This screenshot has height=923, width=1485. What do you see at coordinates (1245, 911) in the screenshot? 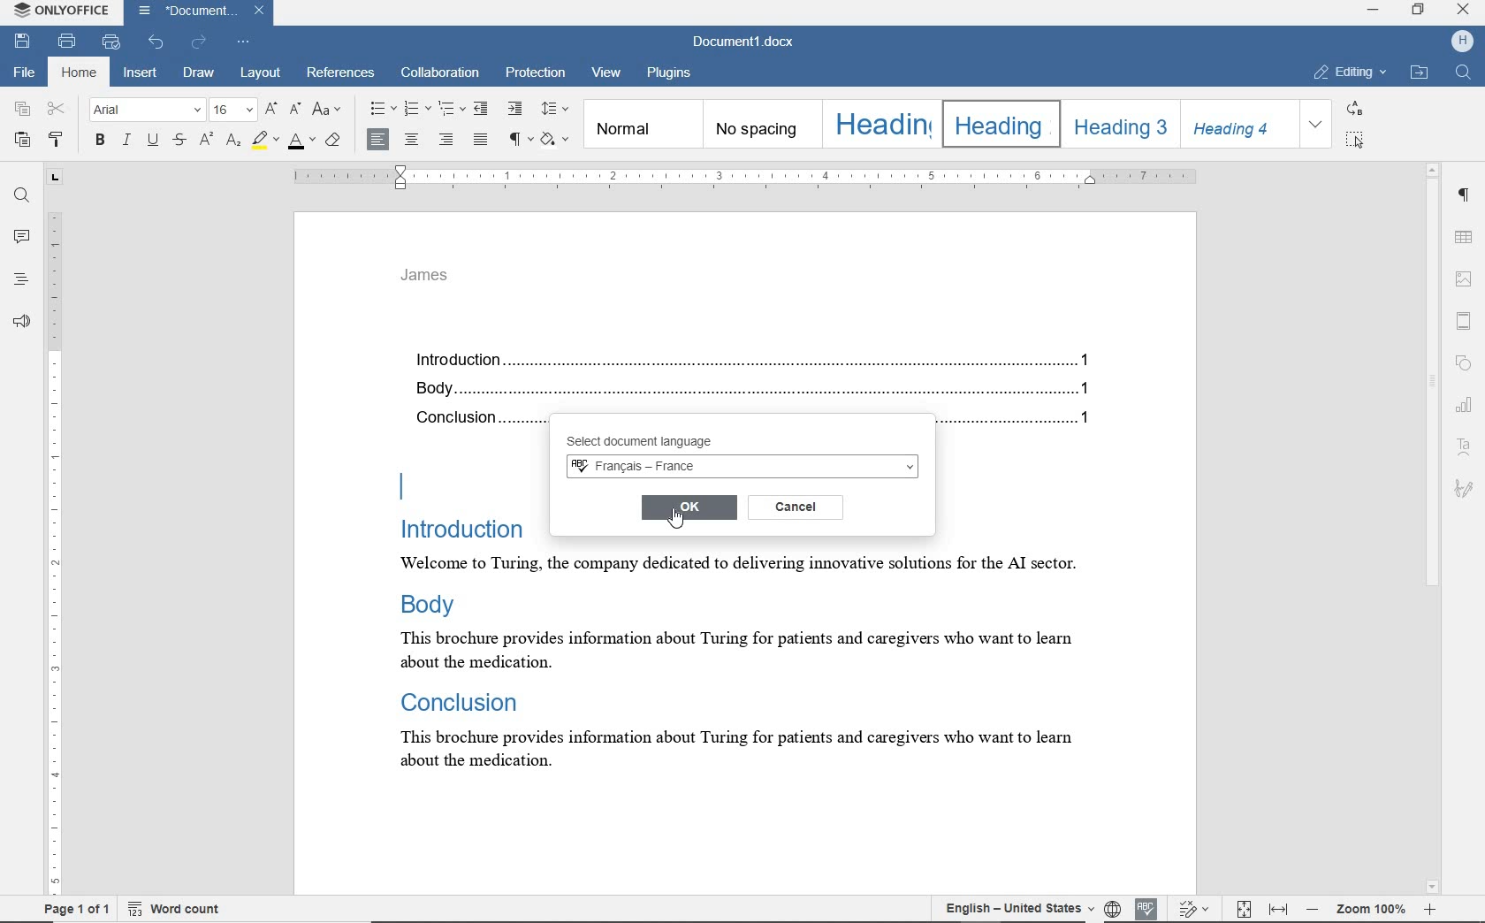
I see `fit to page` at bounding box center [1245, 911].